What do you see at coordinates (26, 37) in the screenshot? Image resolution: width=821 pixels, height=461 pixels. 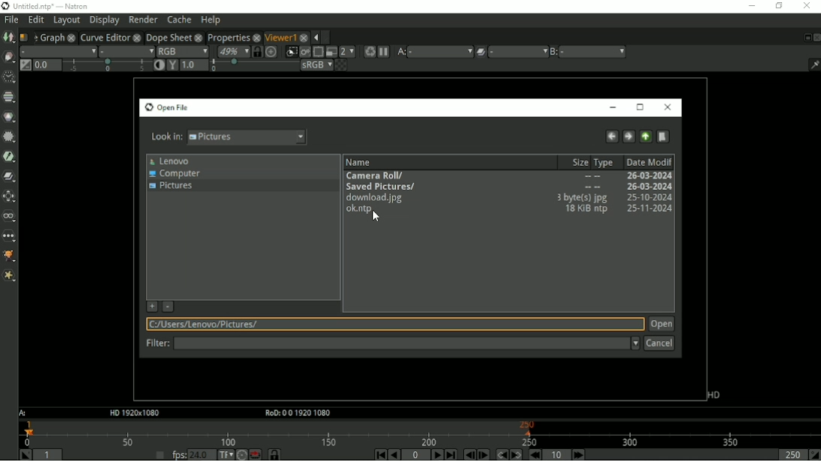 I see `Script name` at bounding box center [26, 37].